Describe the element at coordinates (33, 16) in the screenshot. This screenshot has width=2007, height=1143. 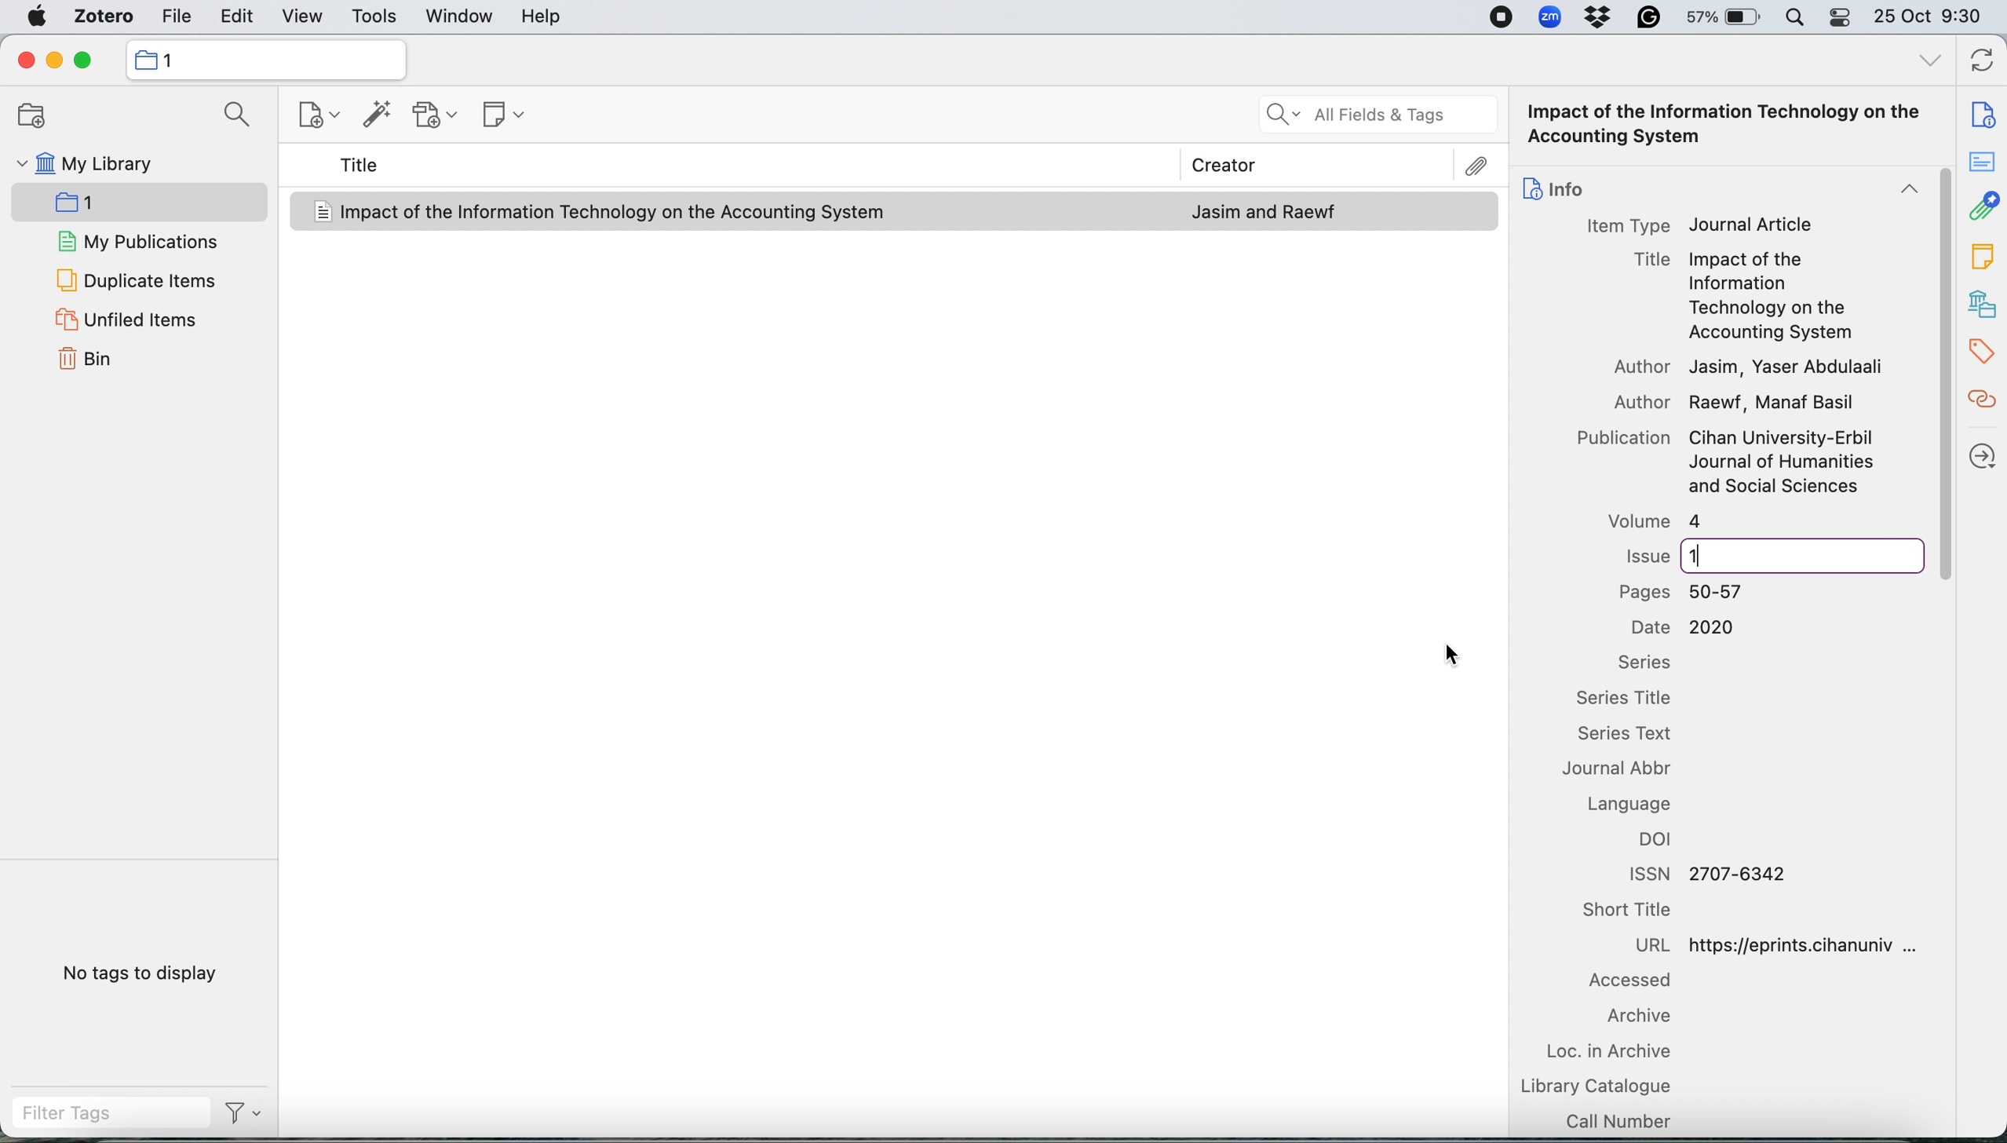
I see `system logo` at that location.